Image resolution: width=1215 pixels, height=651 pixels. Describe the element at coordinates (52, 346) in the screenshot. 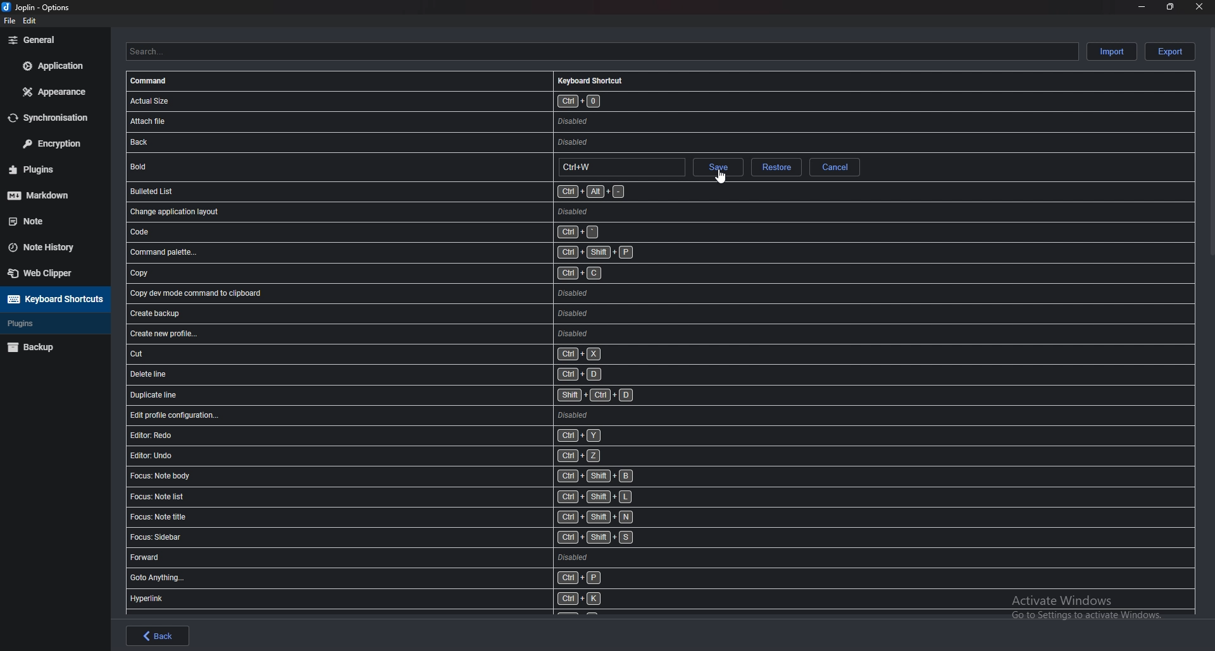

I see `Backup` at that location.